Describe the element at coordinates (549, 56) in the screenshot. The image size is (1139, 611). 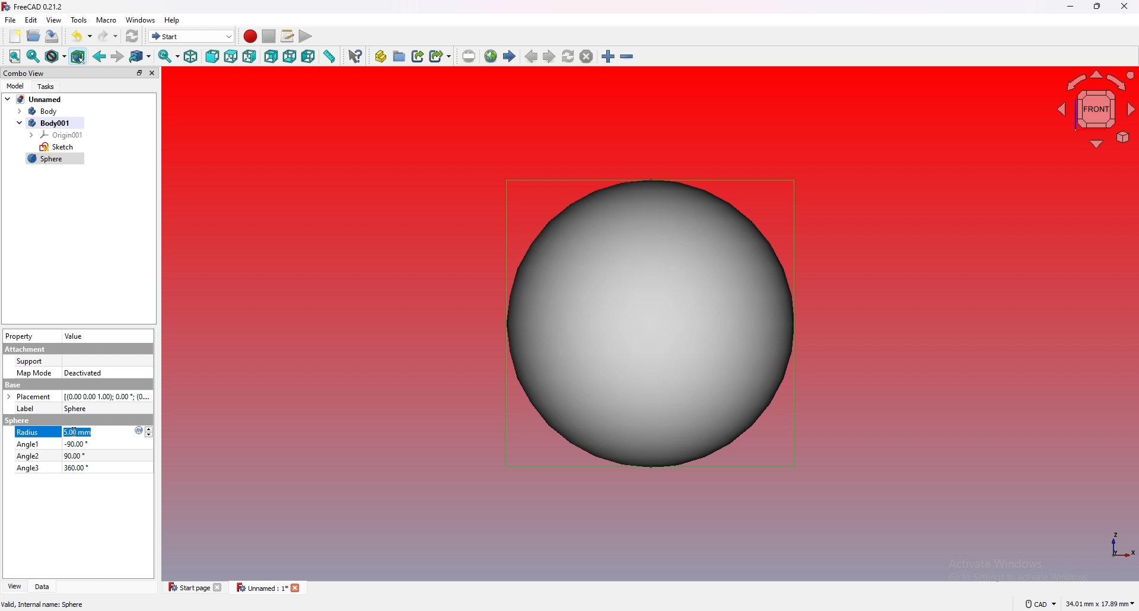
I see `next page` at that location.